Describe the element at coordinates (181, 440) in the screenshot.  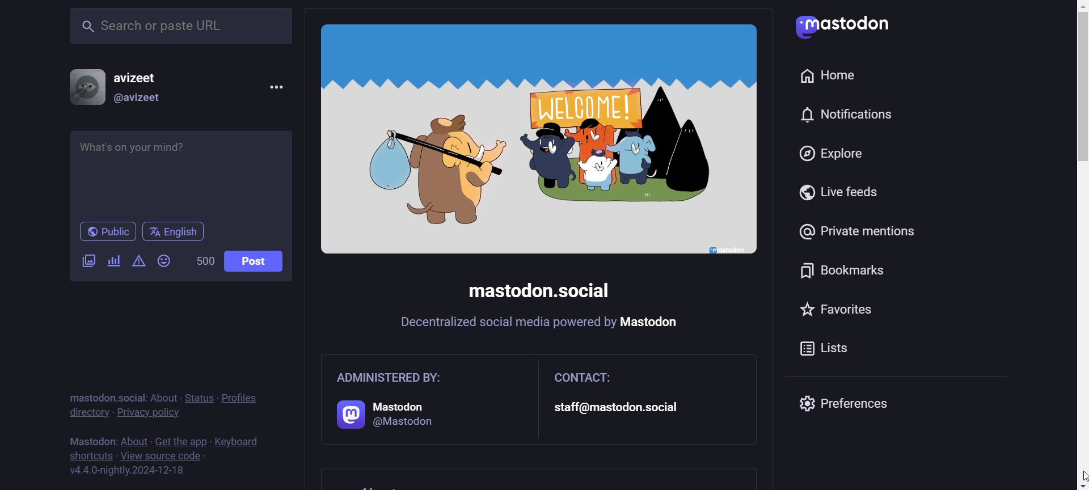
I see `get the app` at that location.